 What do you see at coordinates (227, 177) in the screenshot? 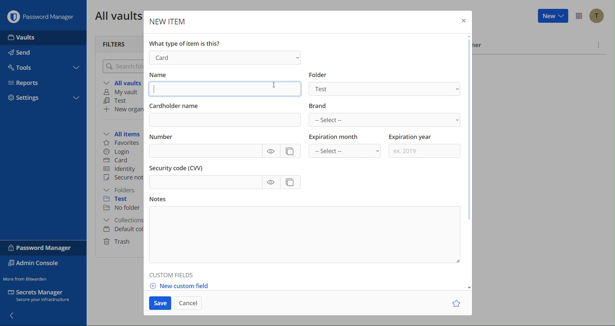
I see `Security Code` at bounding box center [227, 177].